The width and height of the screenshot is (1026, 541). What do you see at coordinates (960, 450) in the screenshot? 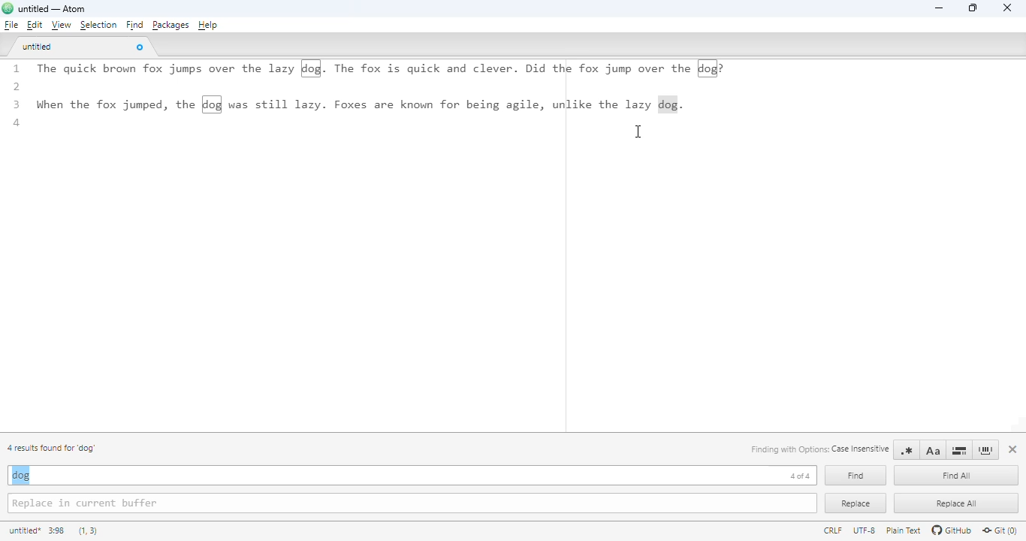
I see `only in selection` at bounding box center [960, 450].